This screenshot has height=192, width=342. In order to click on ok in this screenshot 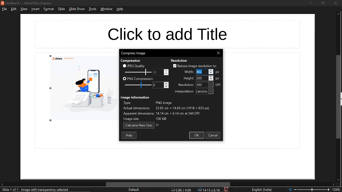, I will do `click(196, 135)`.